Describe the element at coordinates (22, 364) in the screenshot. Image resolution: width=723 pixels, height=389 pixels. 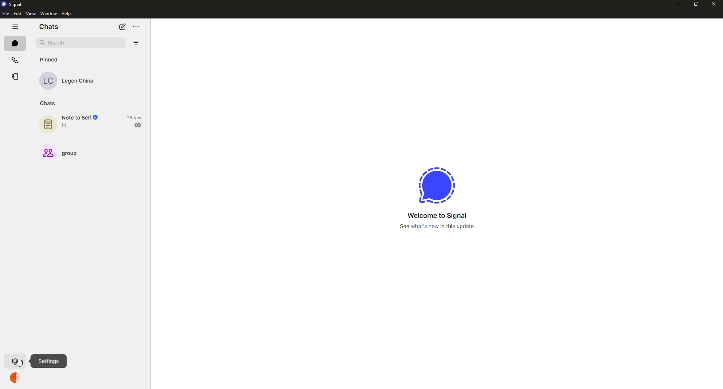
I see `cursor` at that location.